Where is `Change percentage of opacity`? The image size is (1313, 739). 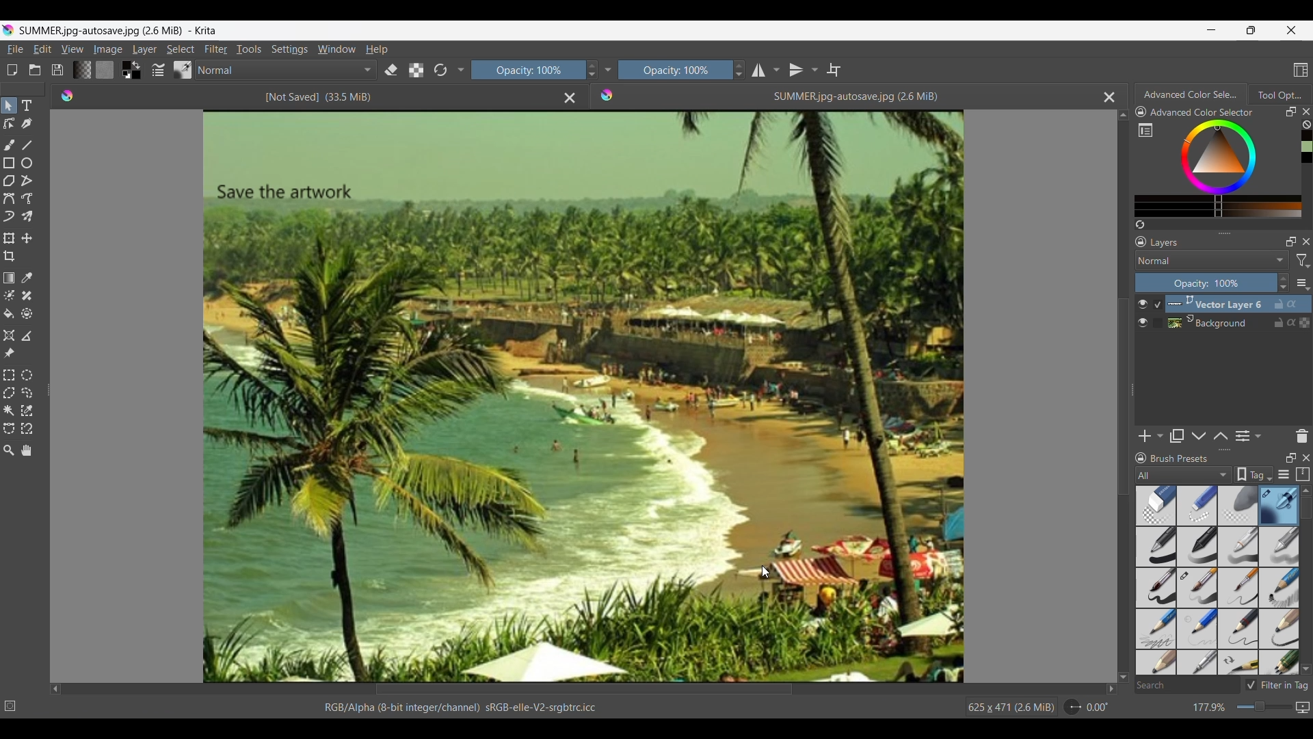
Change percentage of opacity is located at coordinates (1206, 283).